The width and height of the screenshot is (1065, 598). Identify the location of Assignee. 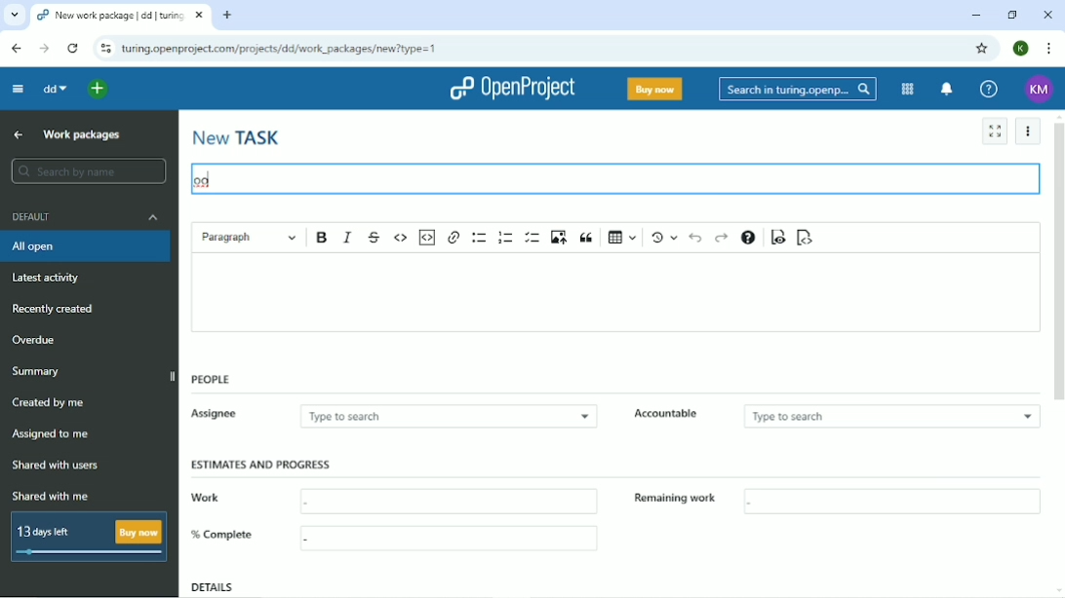
(222, 415).